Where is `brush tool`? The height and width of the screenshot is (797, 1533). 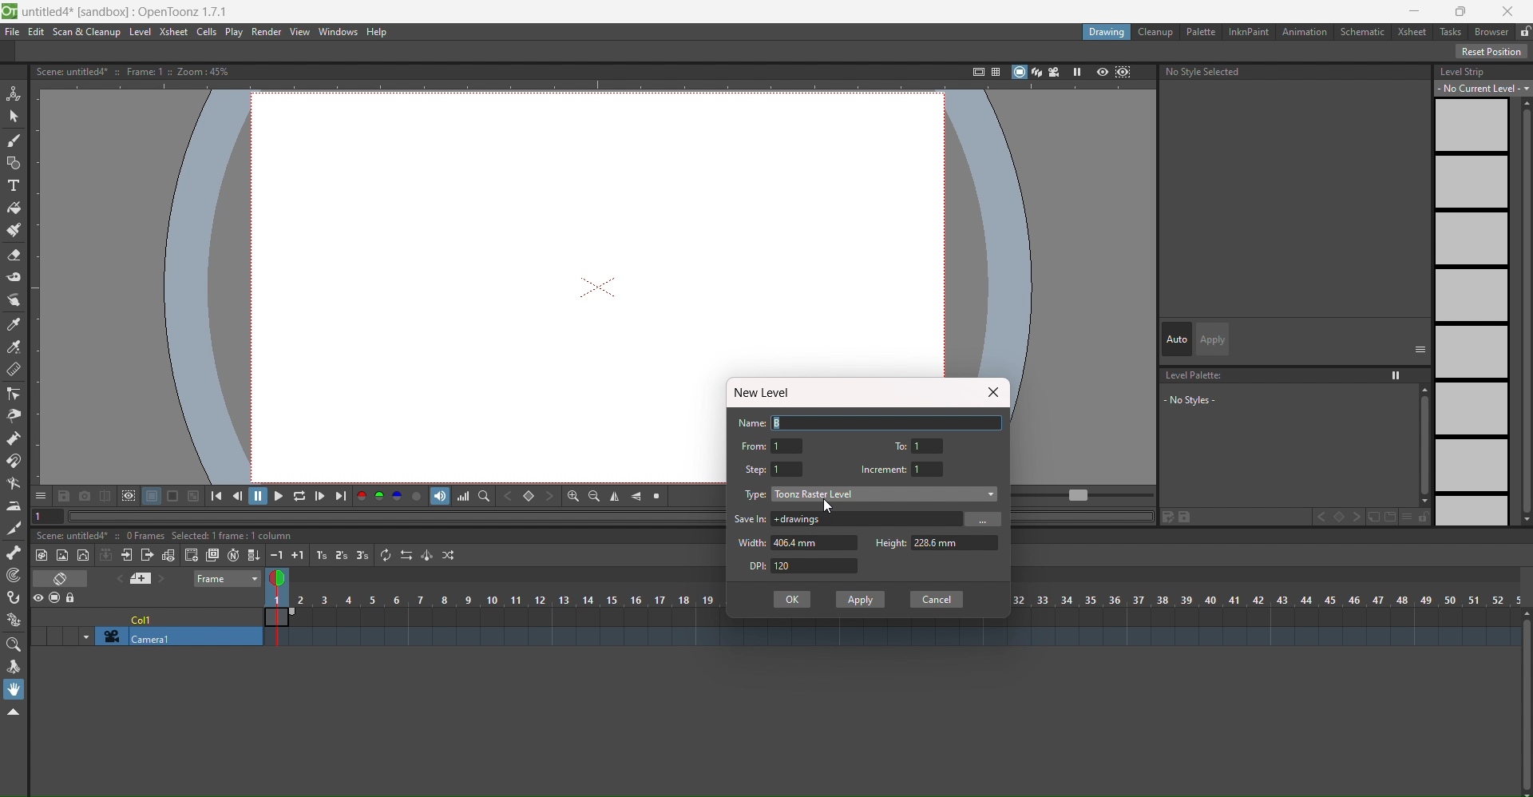 brush tool is located at coordinates (14, 141).